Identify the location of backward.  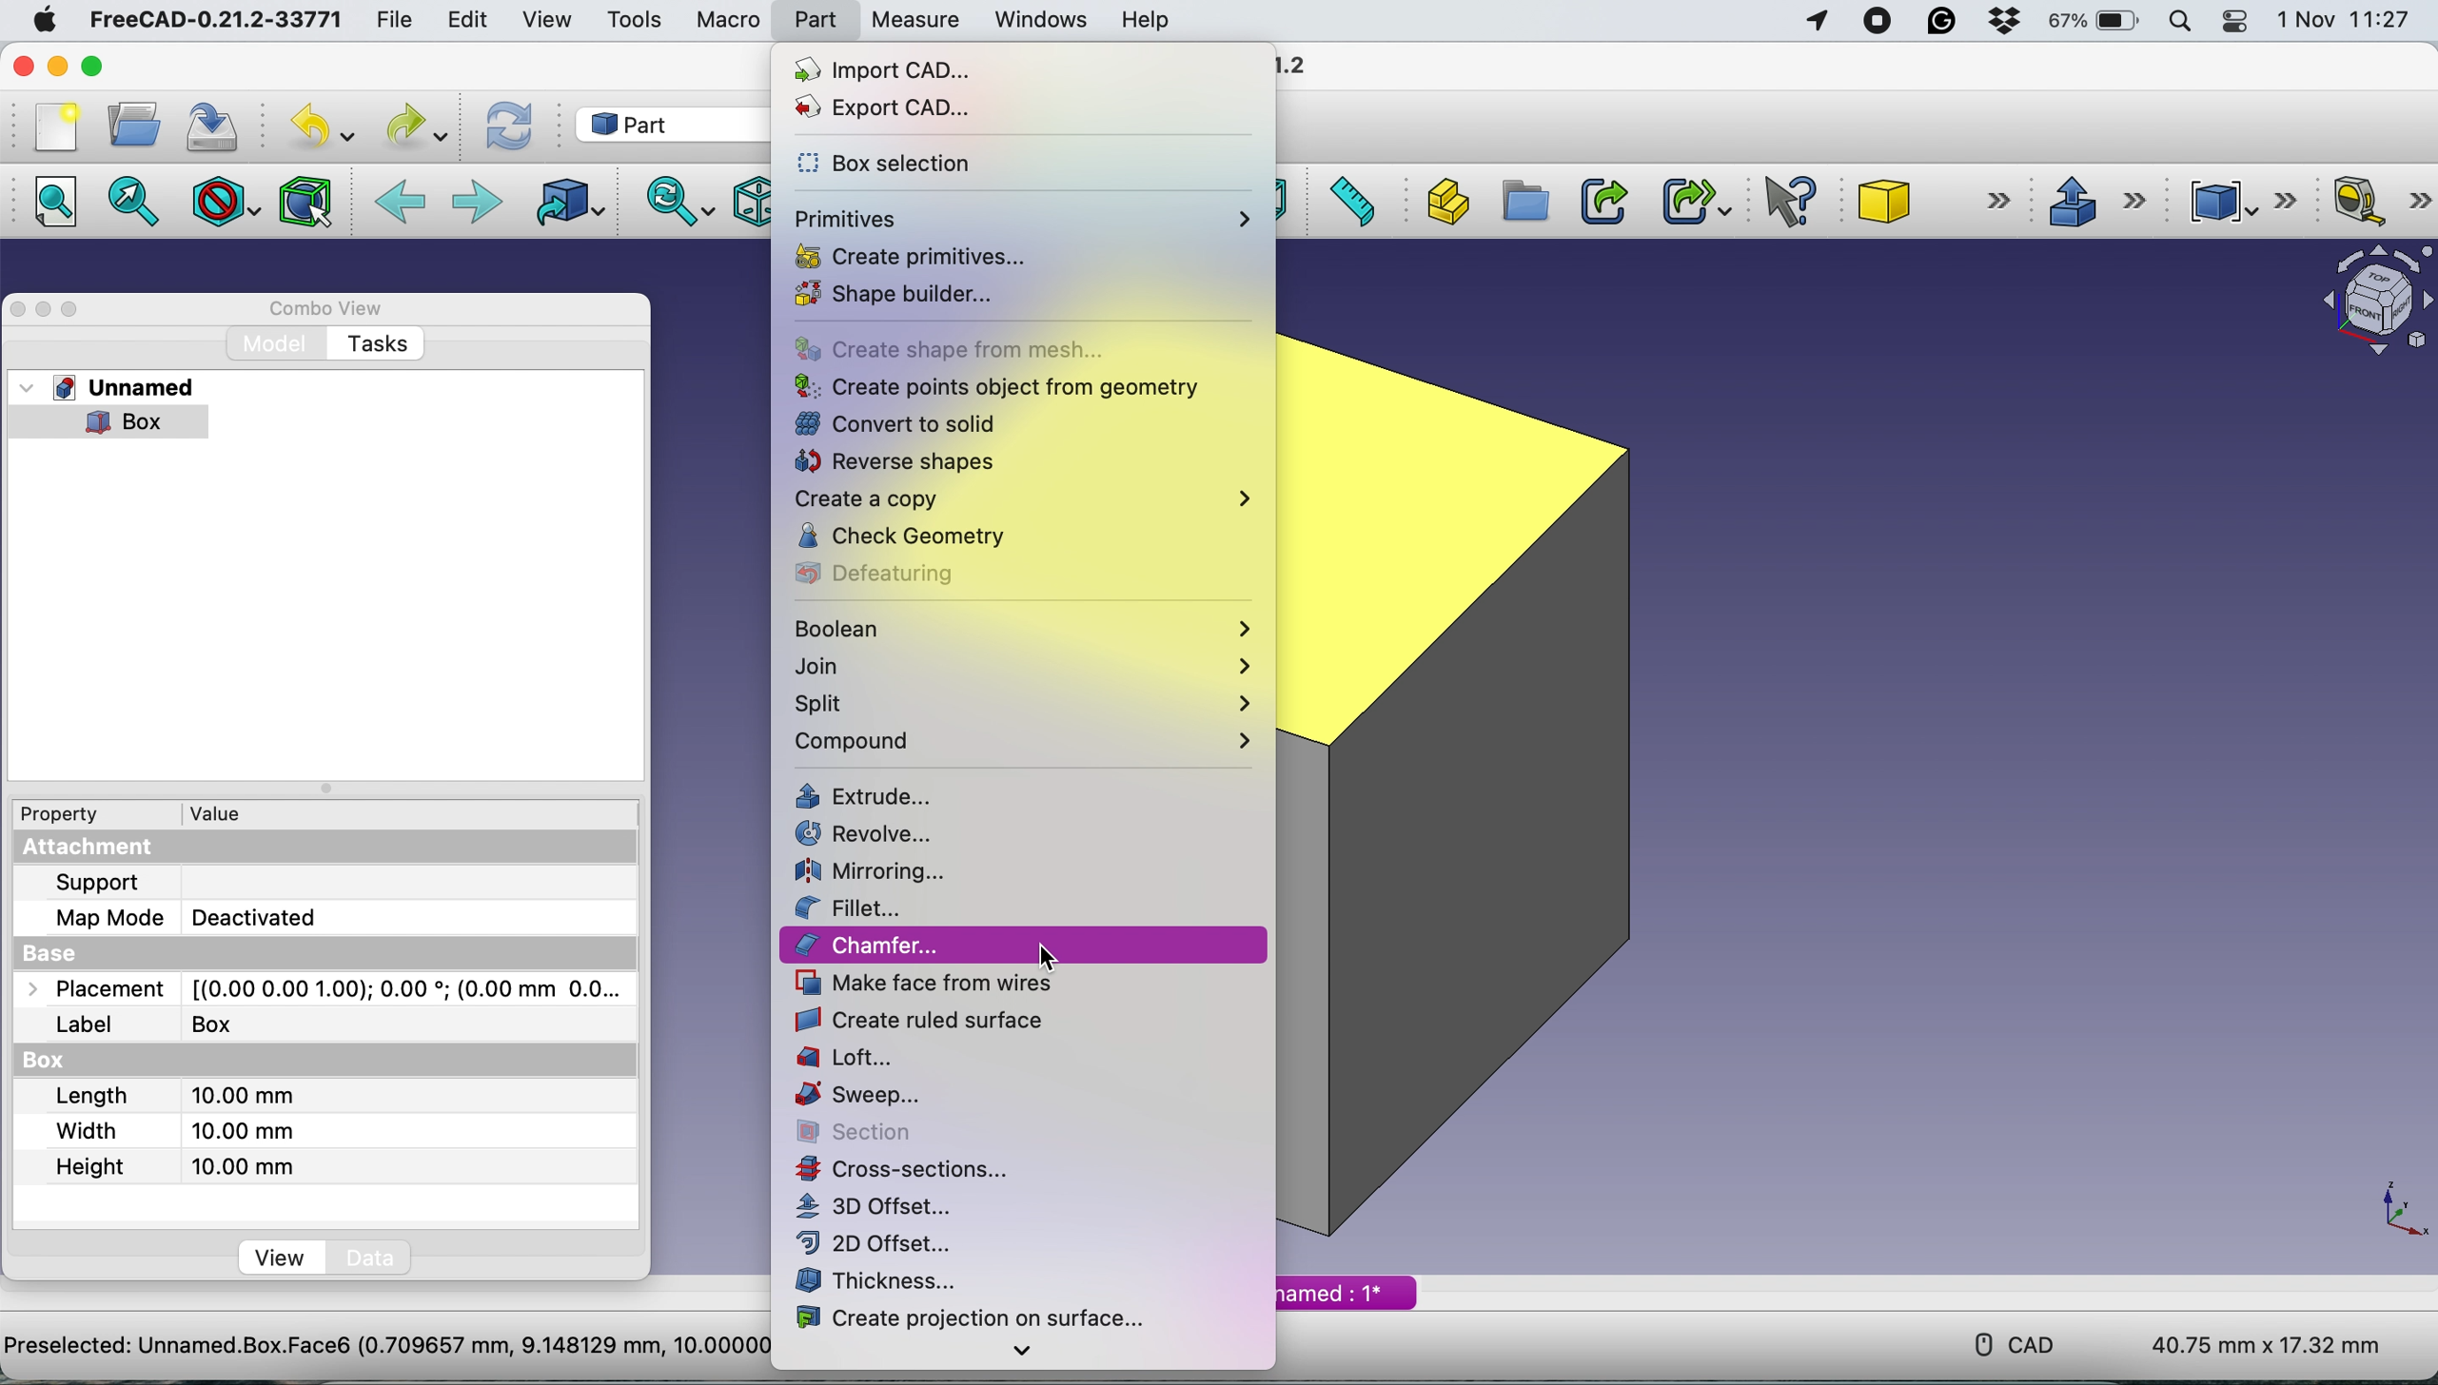
(402, 200).